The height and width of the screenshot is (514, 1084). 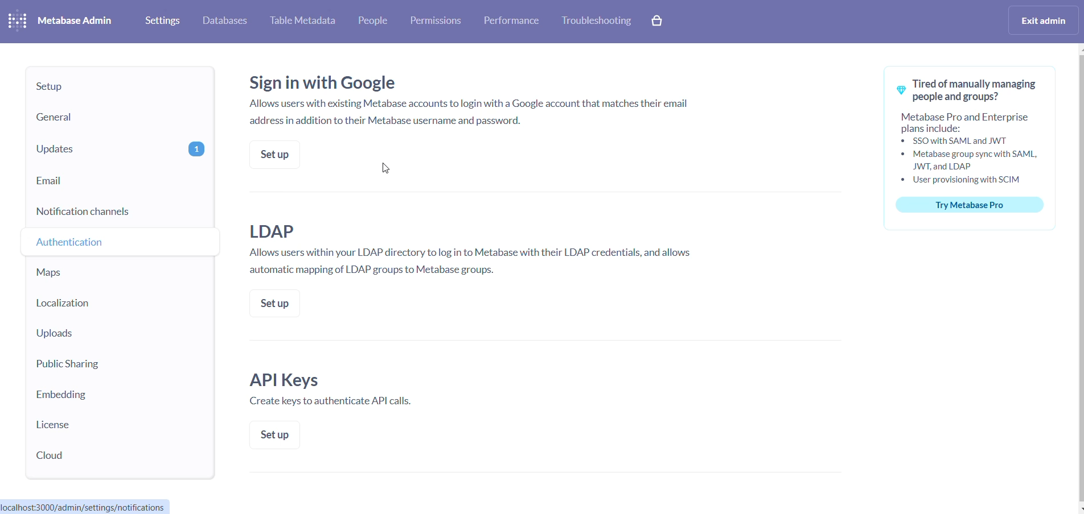 What do you see at coordinates (72, 394) in the screenshot?
I see `embedding` at bounding box center [72, 394].